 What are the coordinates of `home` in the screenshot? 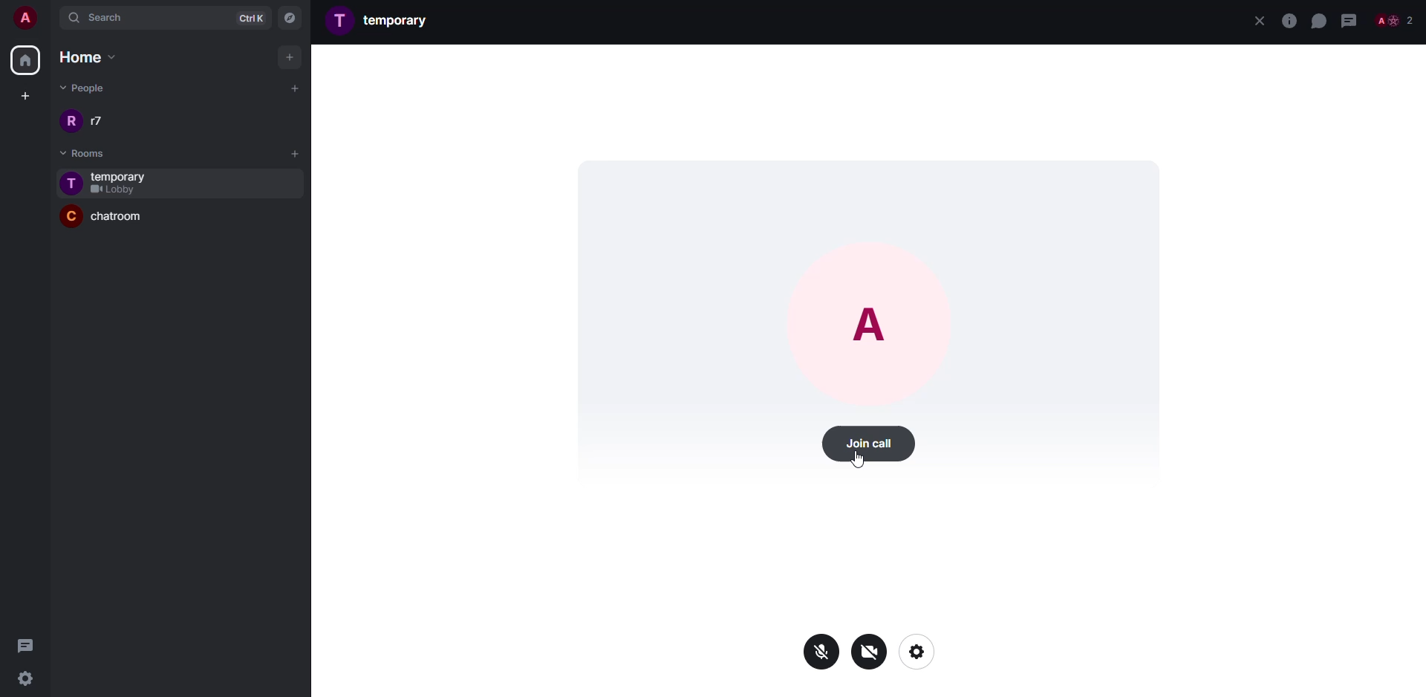 It's located at (82, 56).